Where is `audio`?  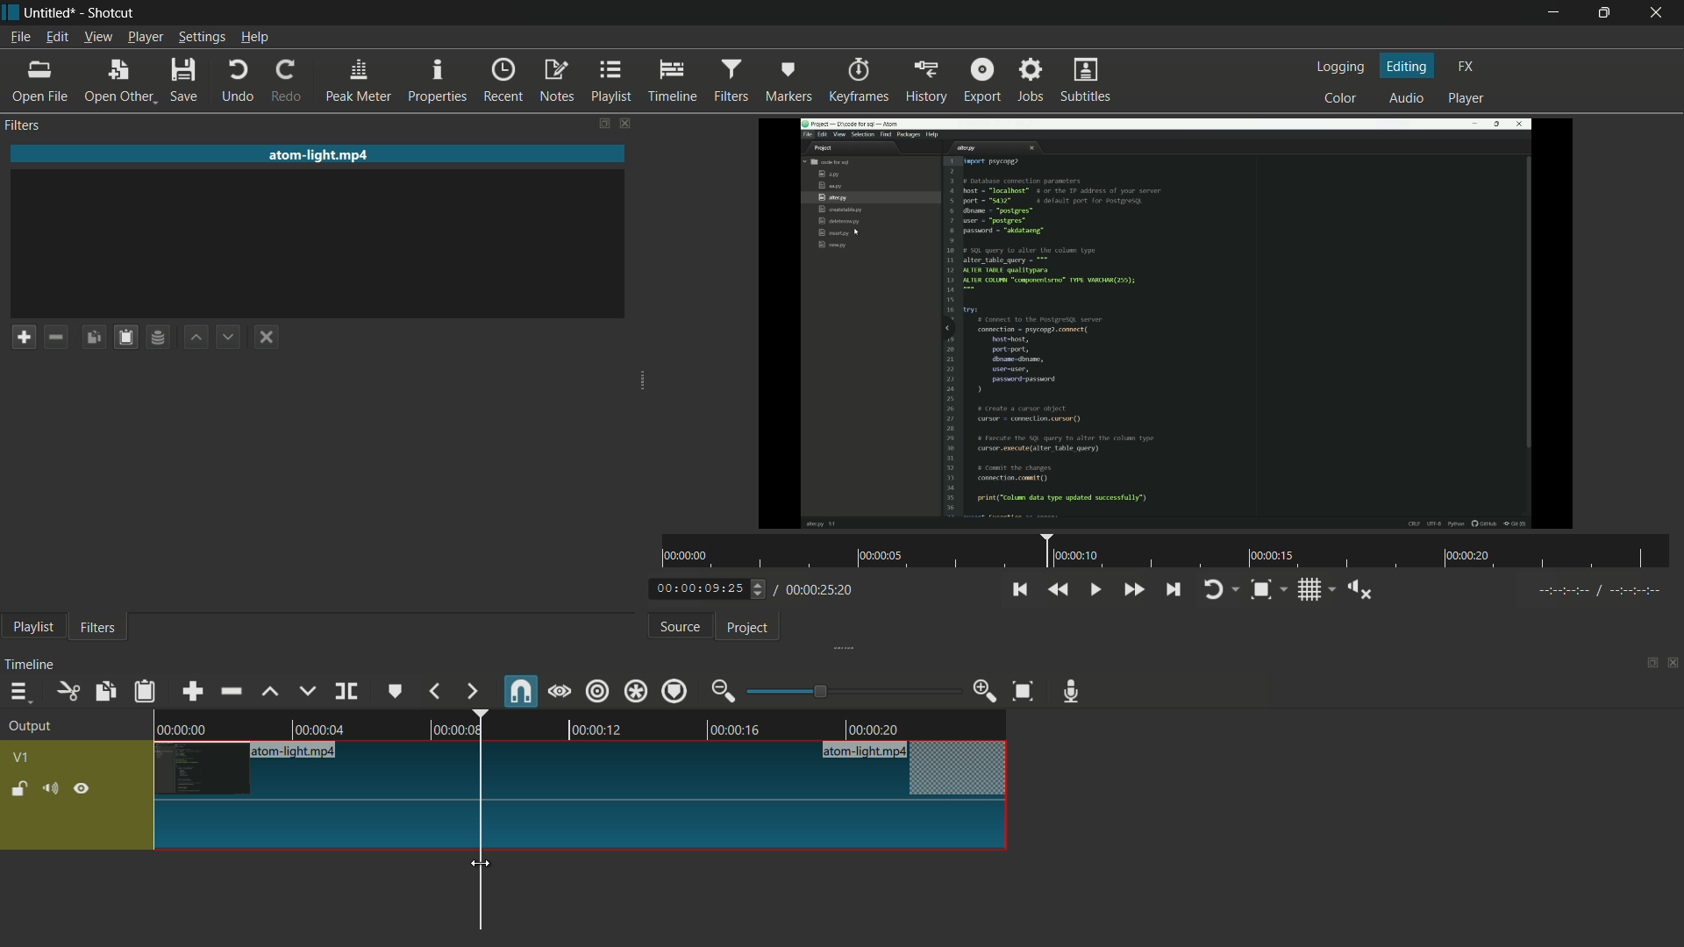 audio is located at coordinates (1408, 97).